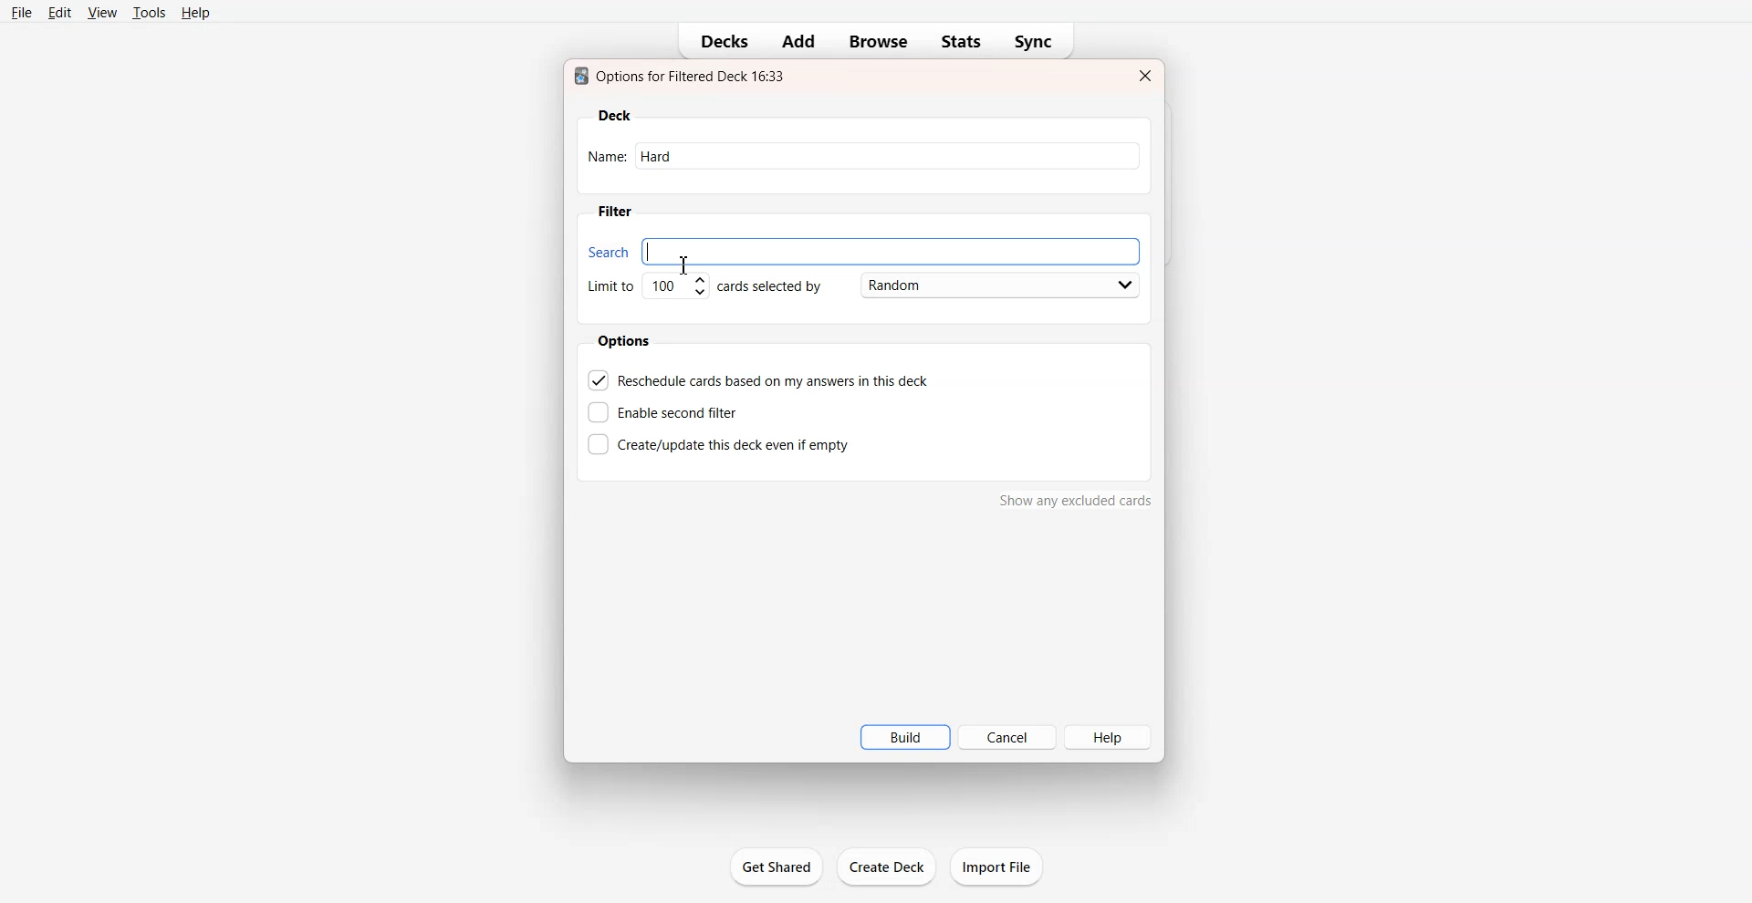 The height and width of the screenshot is (903, 1752). I want to click on Reschedule cards based on my answer, so click(760, 379).